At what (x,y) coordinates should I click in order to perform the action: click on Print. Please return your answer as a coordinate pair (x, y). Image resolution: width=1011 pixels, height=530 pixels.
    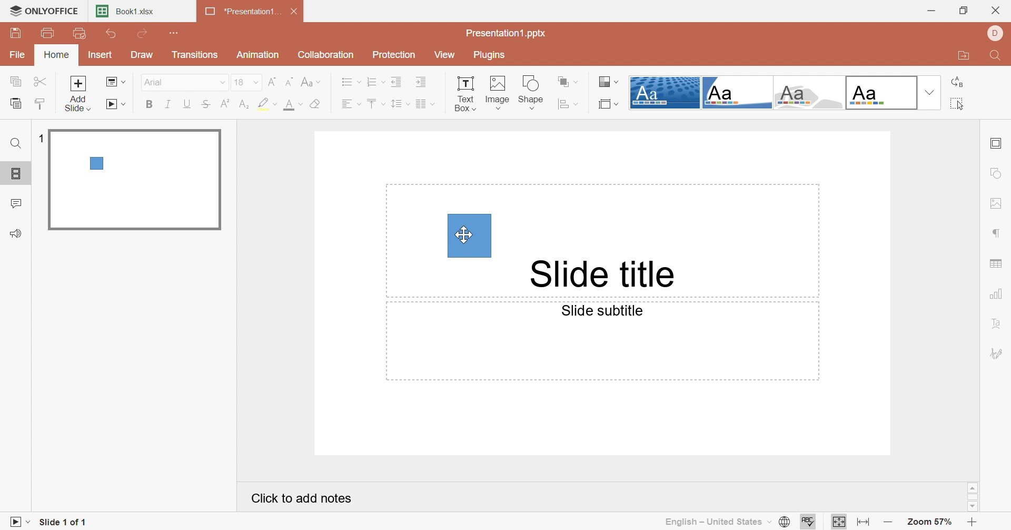
    Looking at the image, I should click on (53, 33).